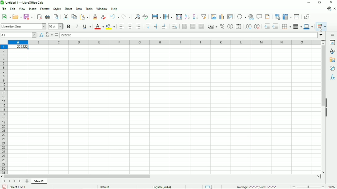 The image size is (337, 189). I want to click on Save, so click(4, 187).